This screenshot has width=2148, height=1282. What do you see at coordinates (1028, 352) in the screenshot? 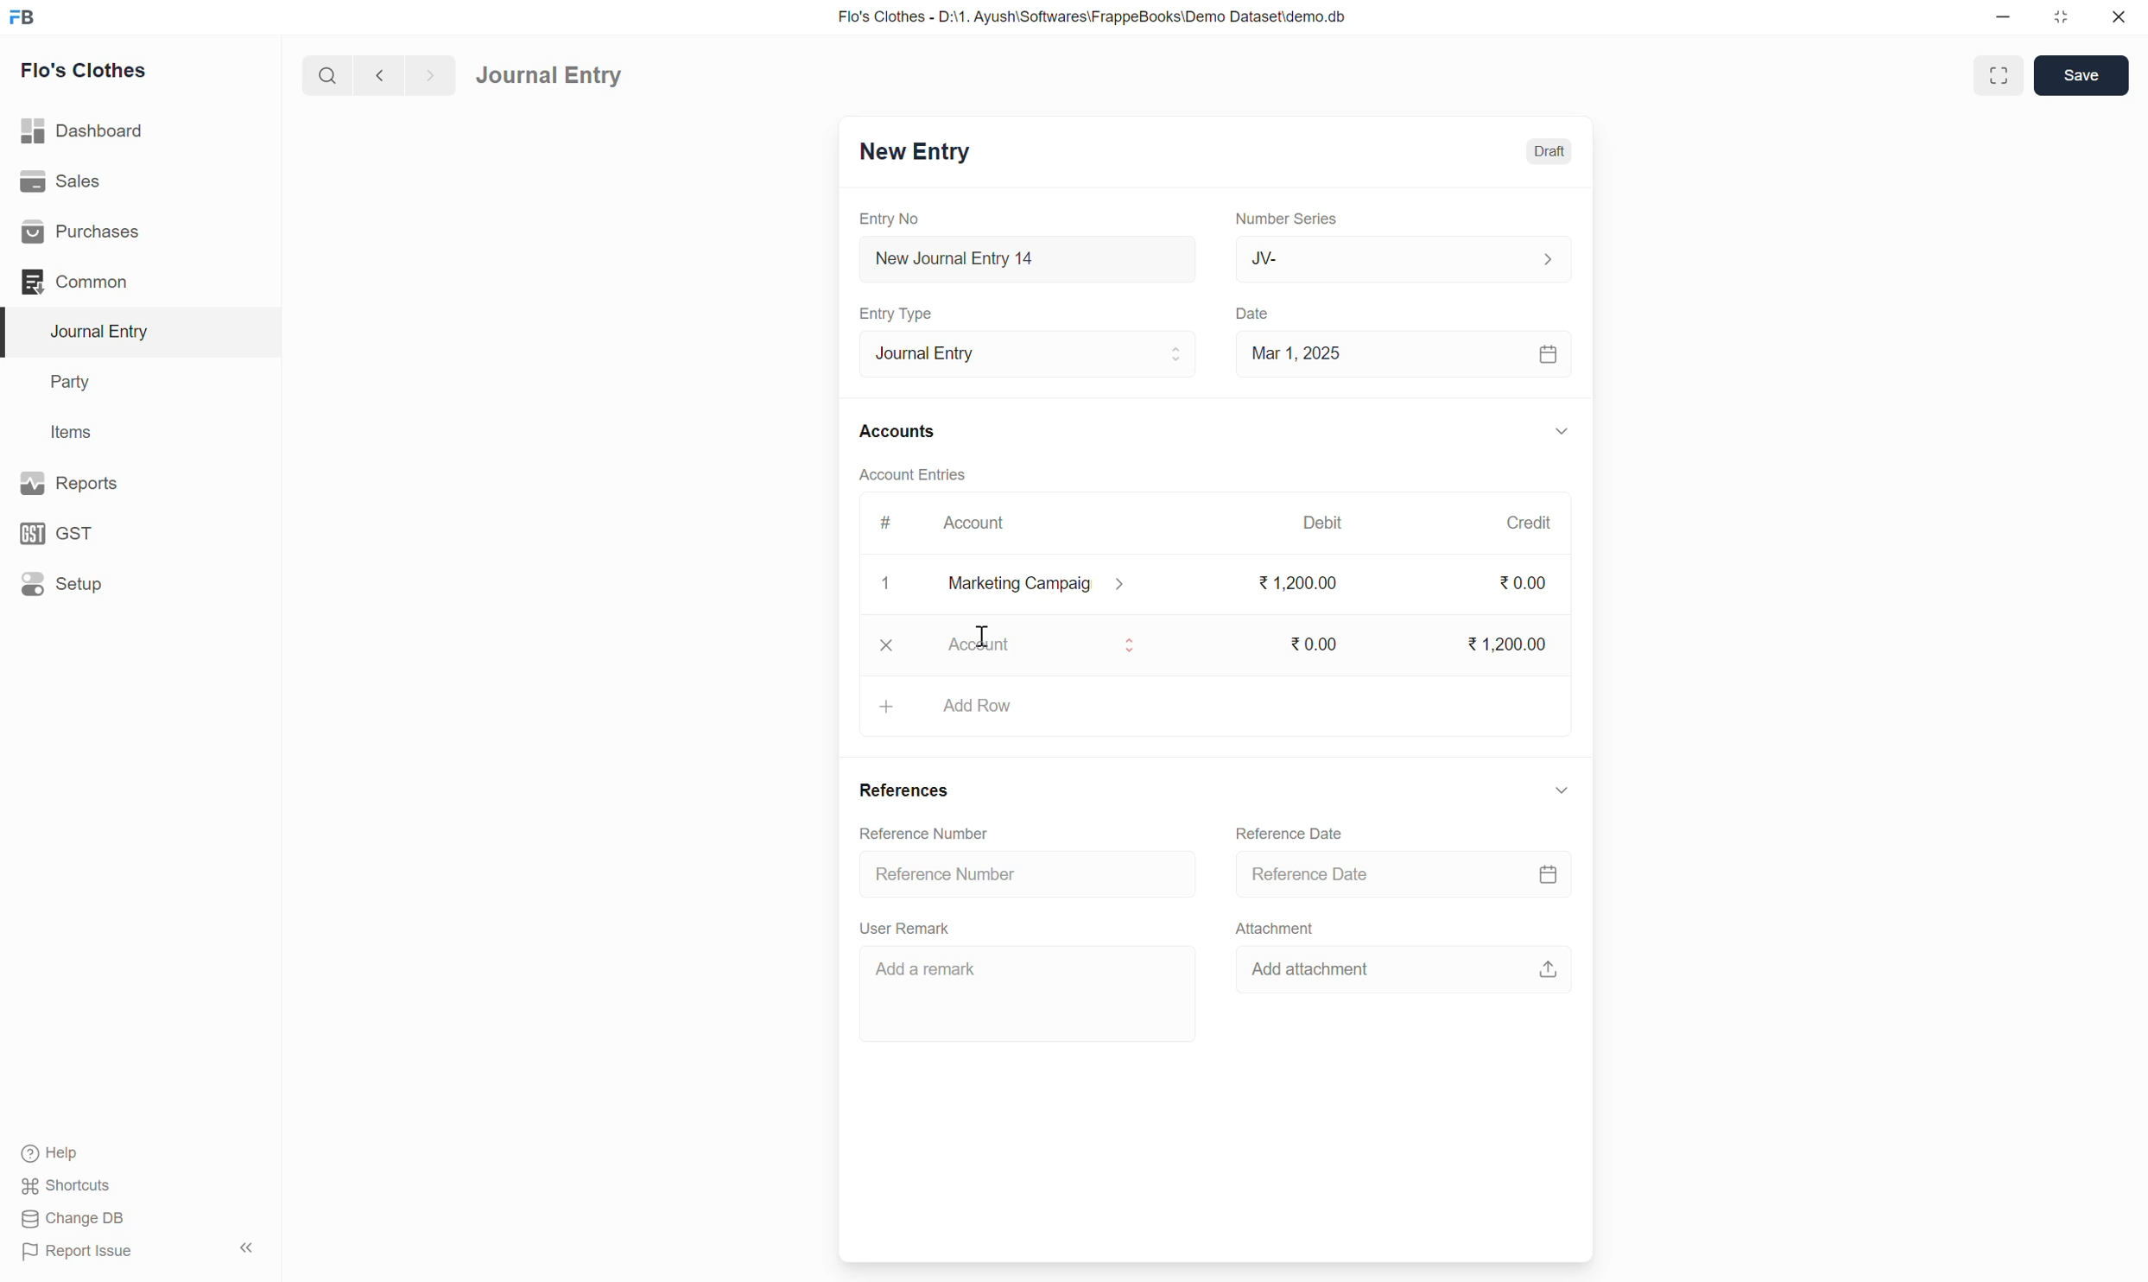
I see `Journal Entry` at bounding box center [1028, 352].